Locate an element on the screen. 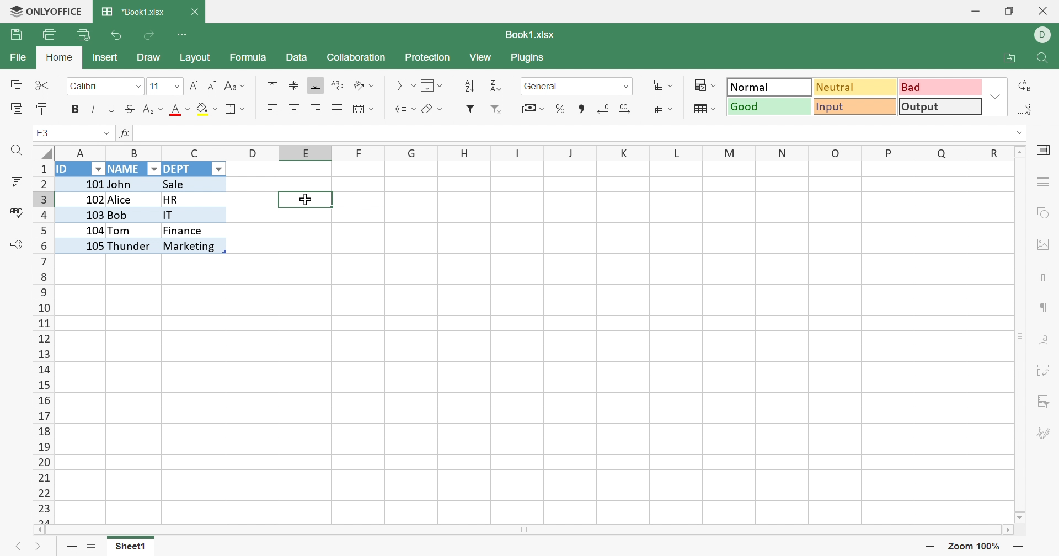 This screenshot has height=556, width=1059. Format table as template is located at coordinates (664, 109).